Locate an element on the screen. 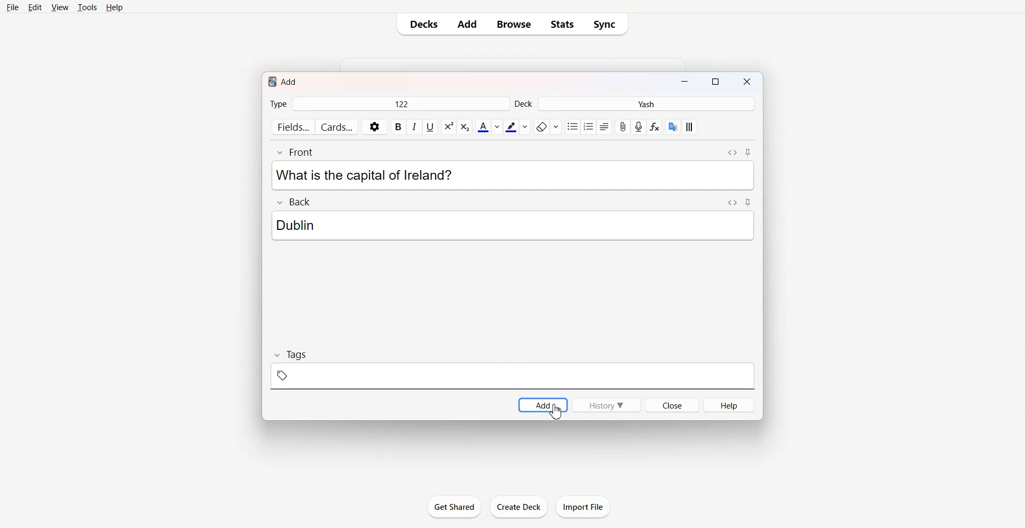 The height and width of the screenshot is (528, 1025). View is located at coordinates (60, 8).